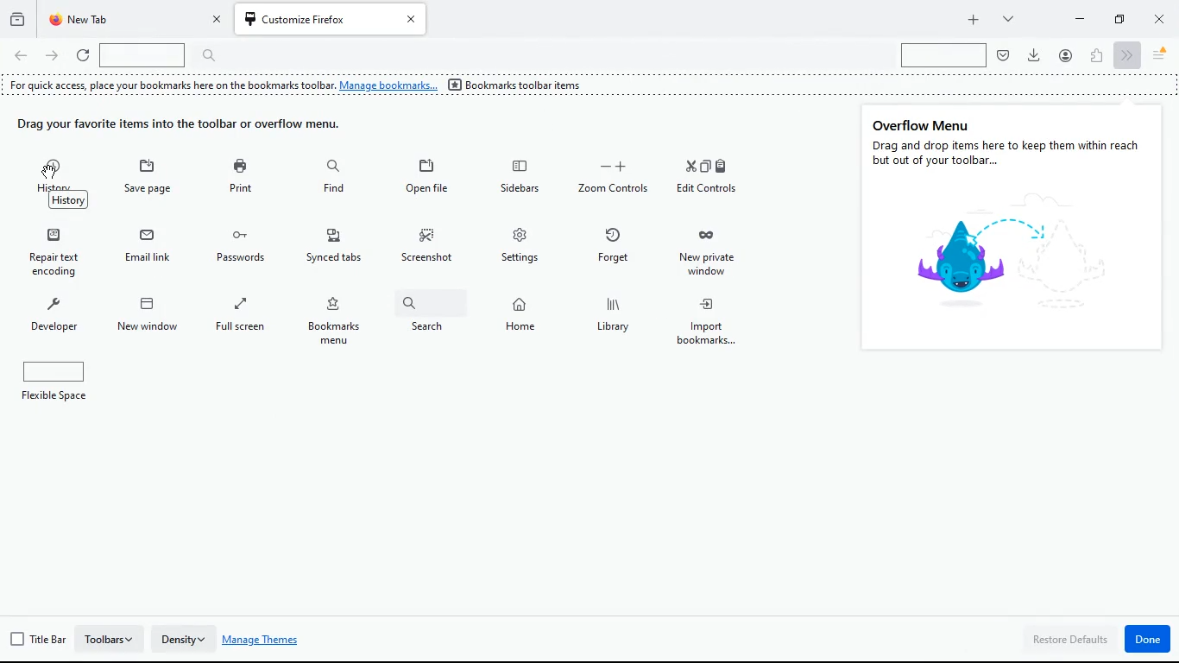  What do you see at coordinates (63, 382) in the screenshot?
I see `flexible space` at bounding box center [63, 382].